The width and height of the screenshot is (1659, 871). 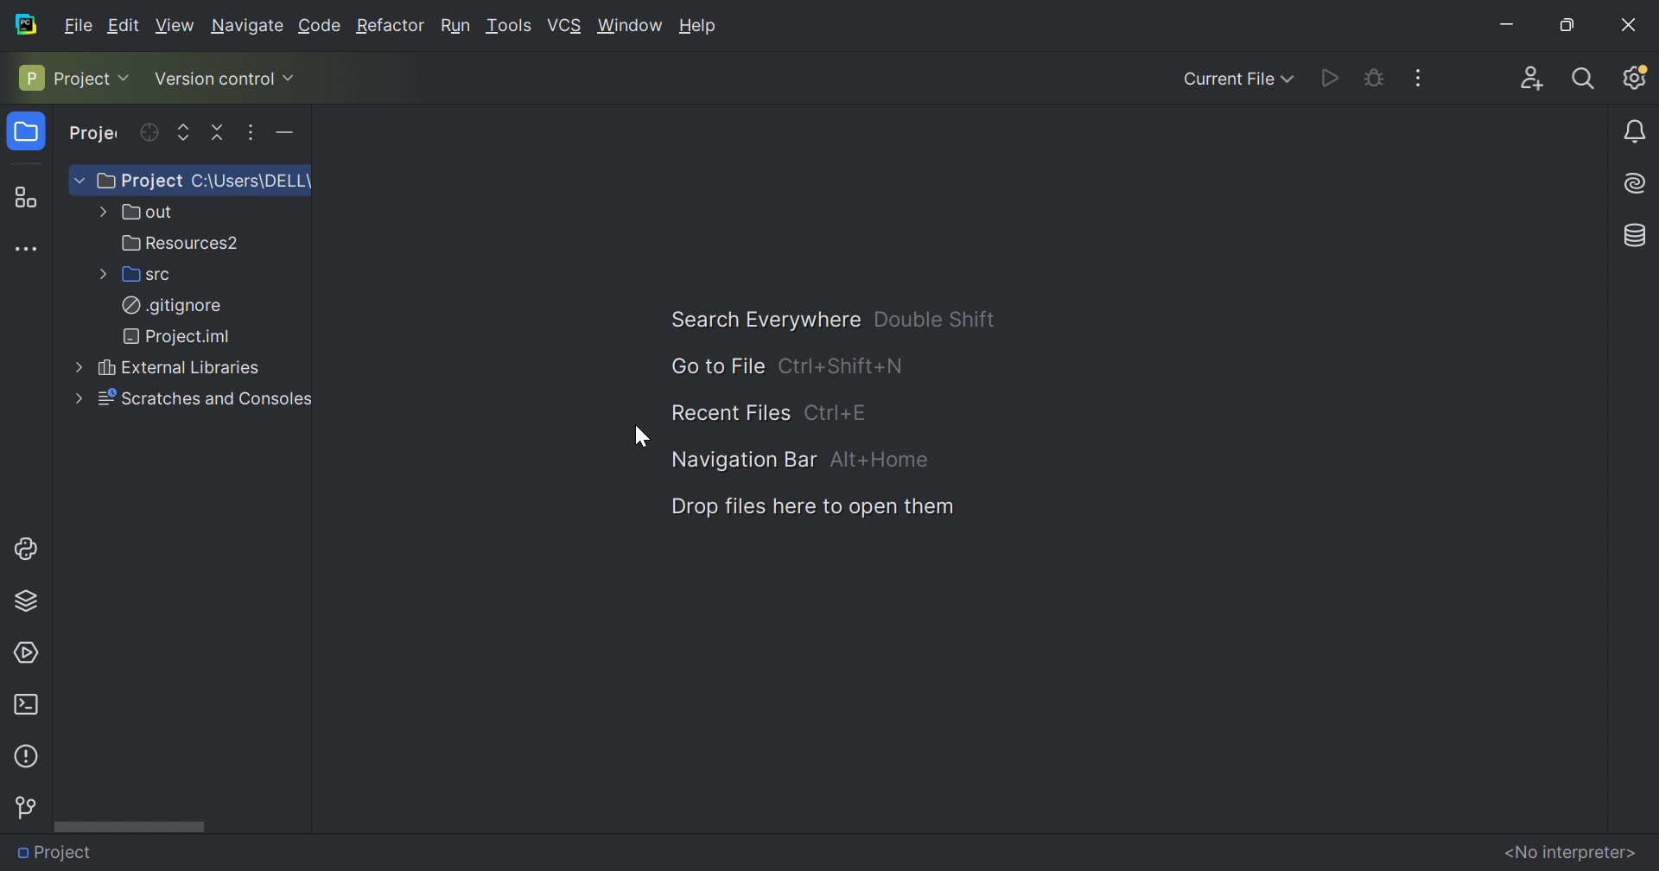 What do you see at coordinates (1638, 181) in the screenshot?
I see `AI assistance` at bounding box center [1638, 181].